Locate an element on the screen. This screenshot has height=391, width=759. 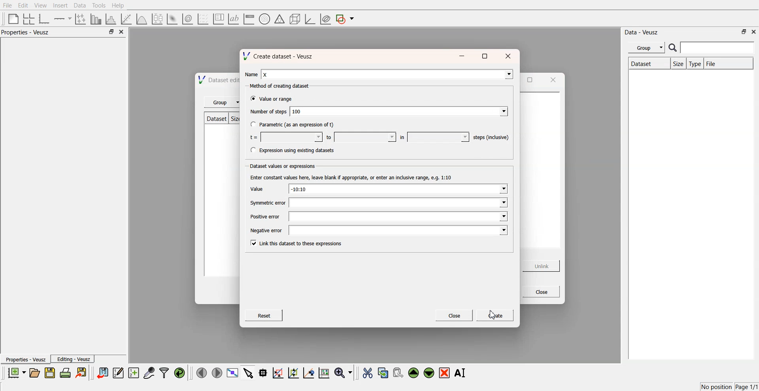
recenter the graph axes is located at coordinates (308, 372).